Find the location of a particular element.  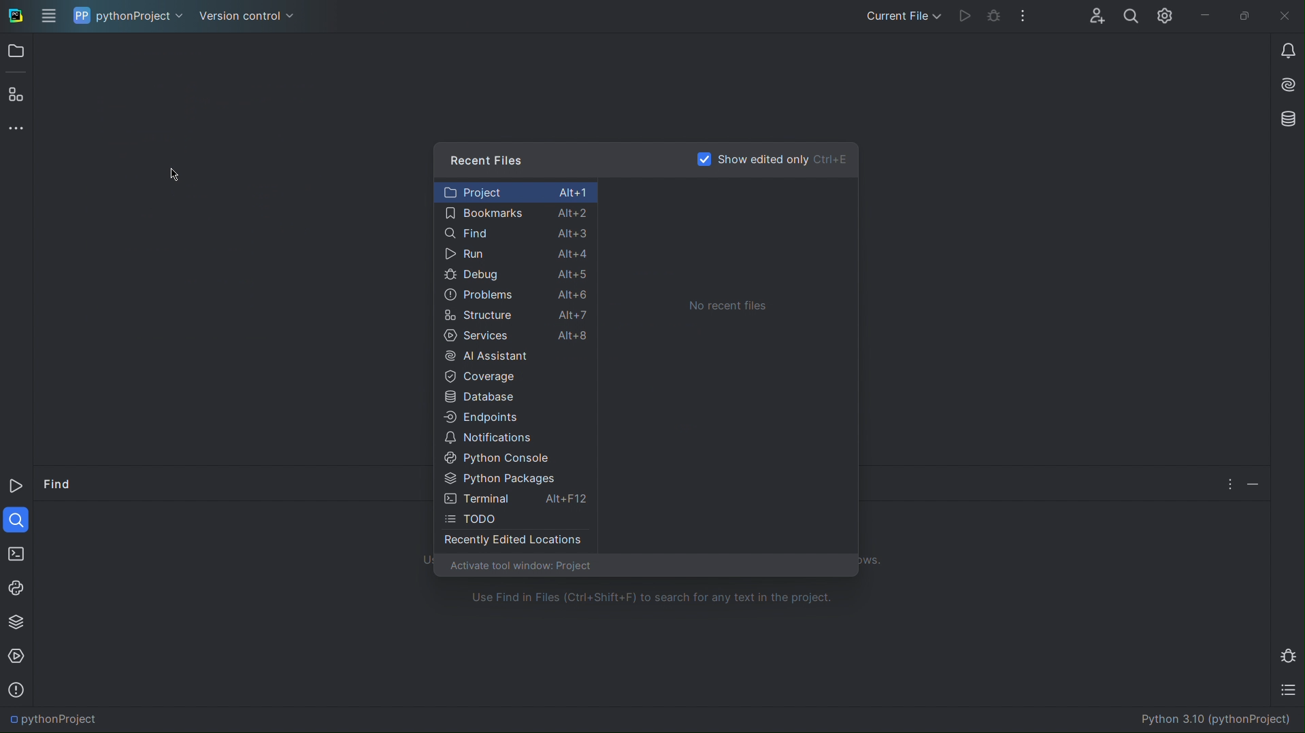

Services is located at coordinates (516, 337).